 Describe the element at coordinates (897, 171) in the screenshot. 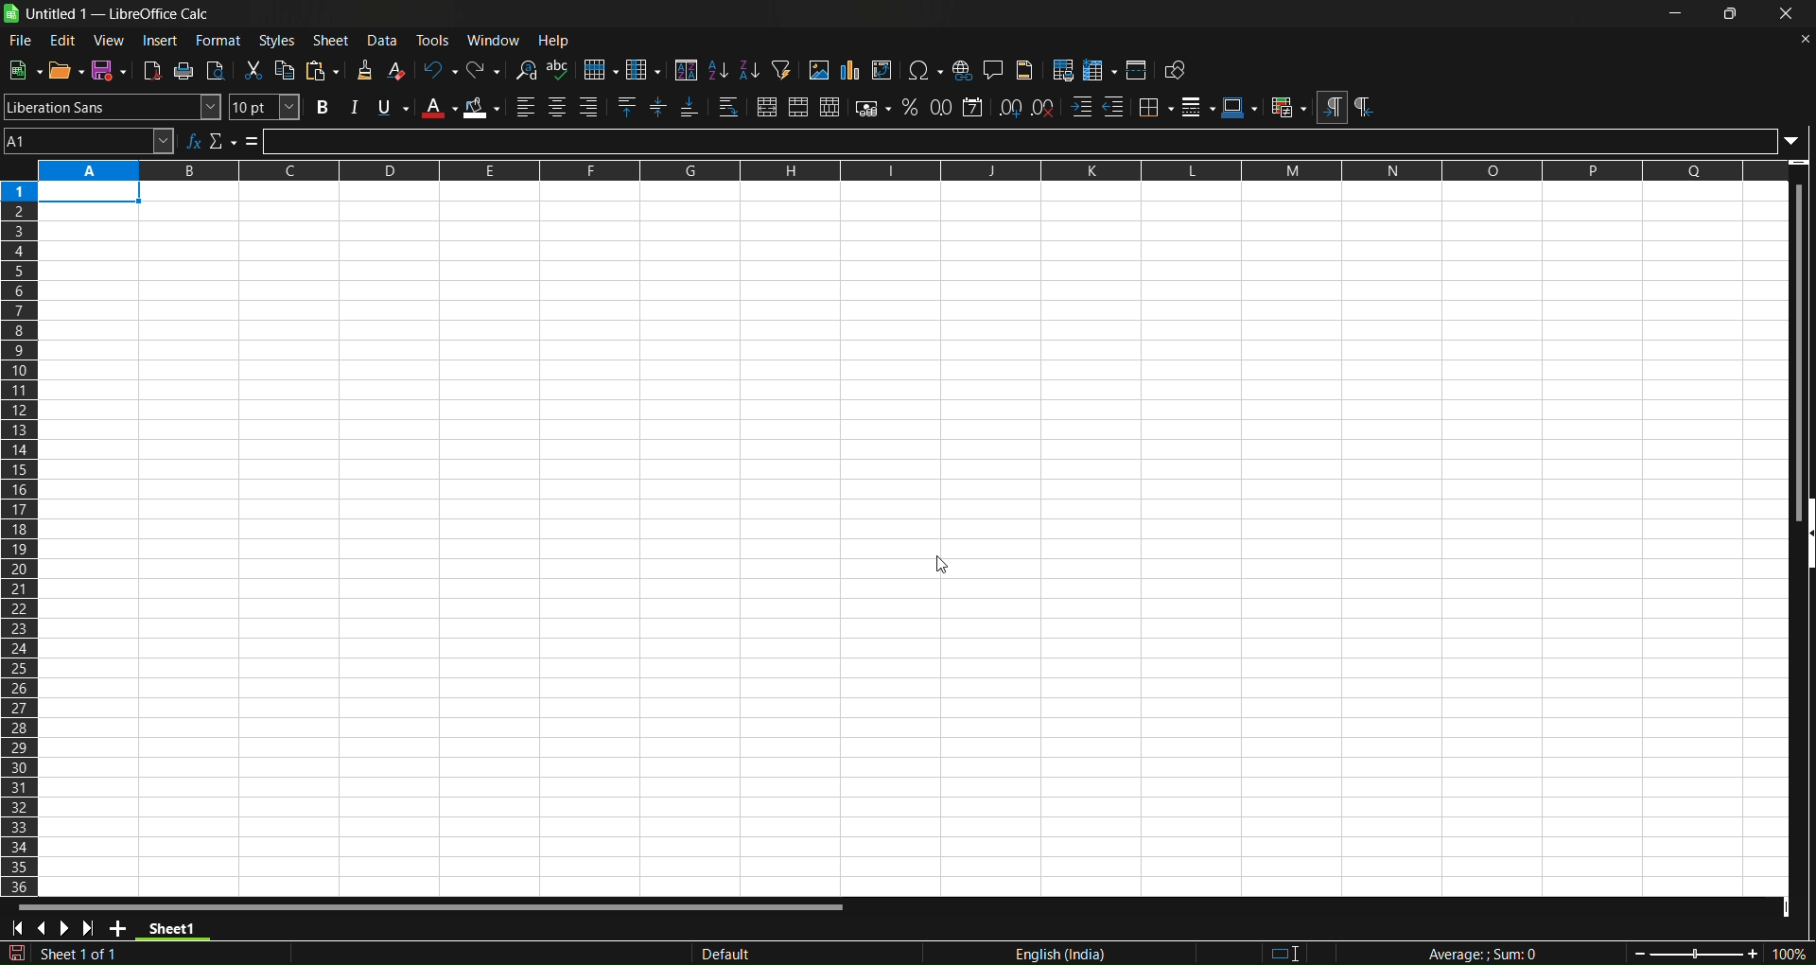

I see `rows` at that location.